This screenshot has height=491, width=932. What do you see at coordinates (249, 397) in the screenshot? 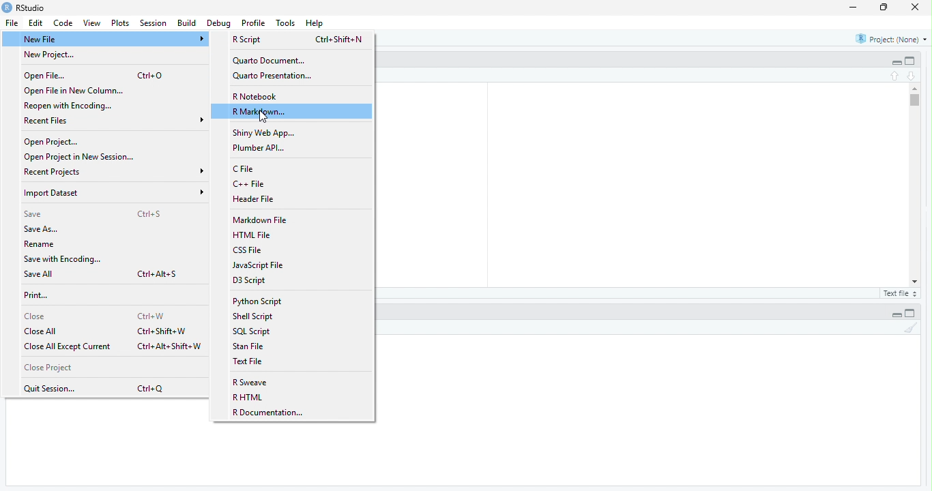
I see `R HTML` at bounding box center [249, 397].